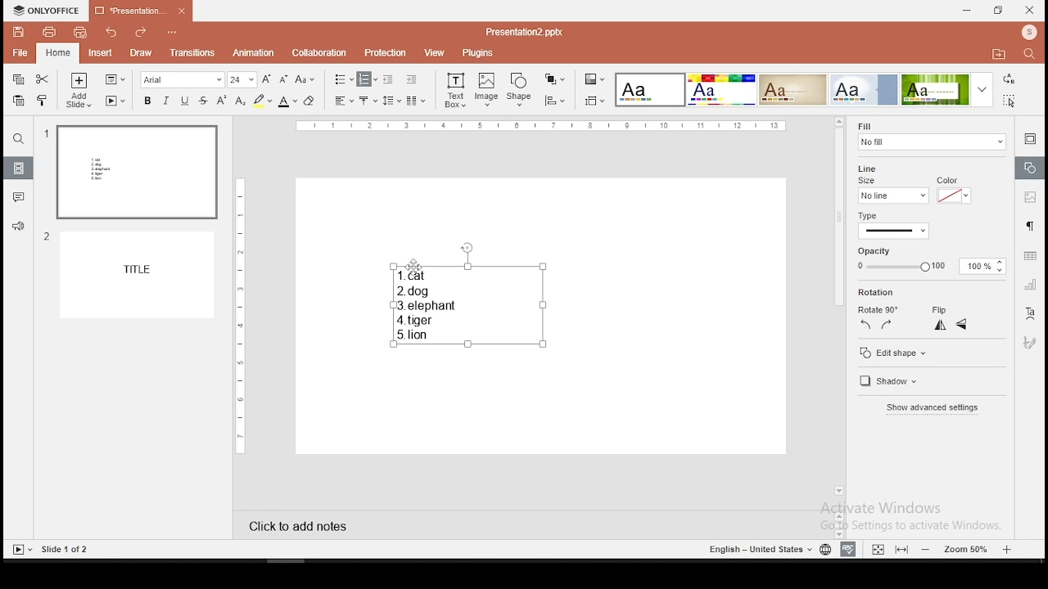 The height and width of the screenshot is (589, 1048). I want to click on fit to width, so click(902, 550).